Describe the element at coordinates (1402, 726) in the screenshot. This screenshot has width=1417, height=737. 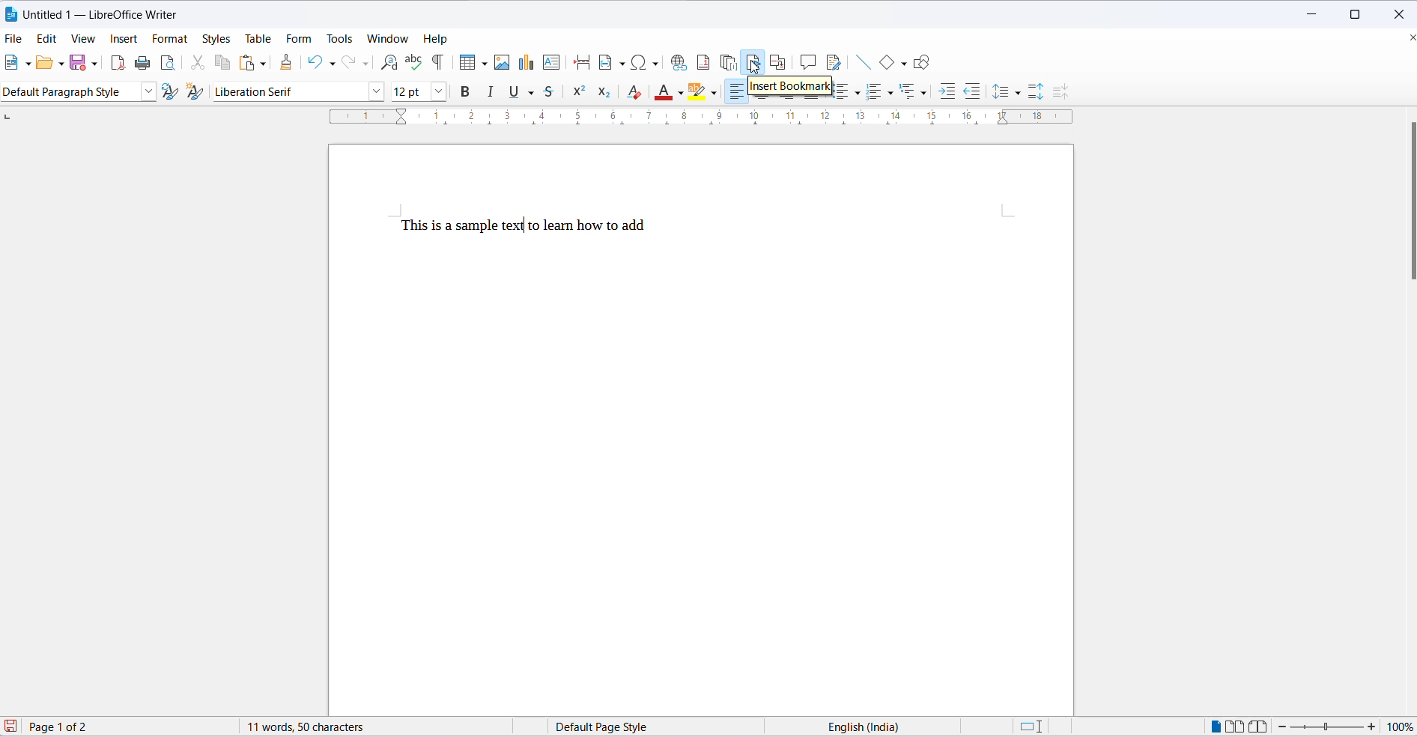
I see `zoom percentage` at that location.